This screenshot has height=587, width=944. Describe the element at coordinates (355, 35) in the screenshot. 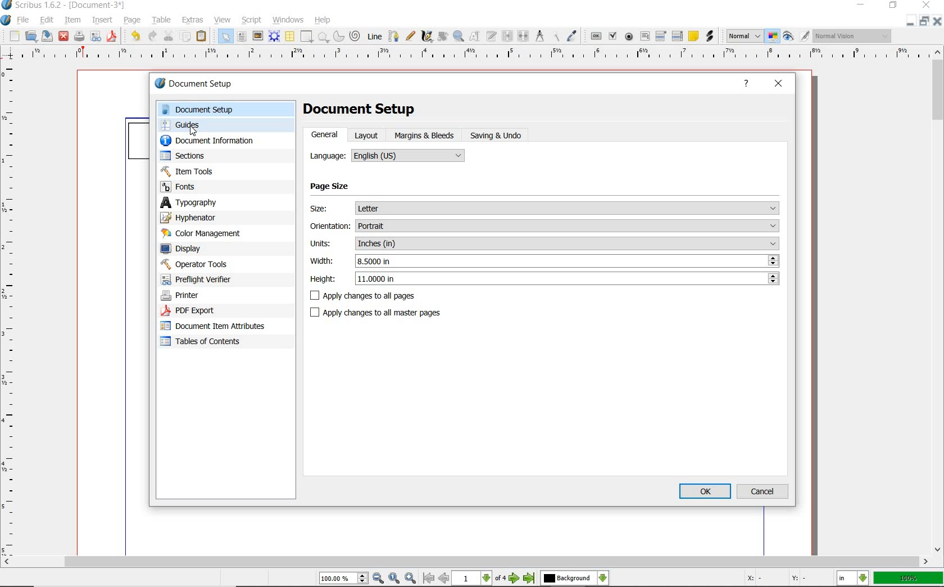

I see `spiral` at that location.